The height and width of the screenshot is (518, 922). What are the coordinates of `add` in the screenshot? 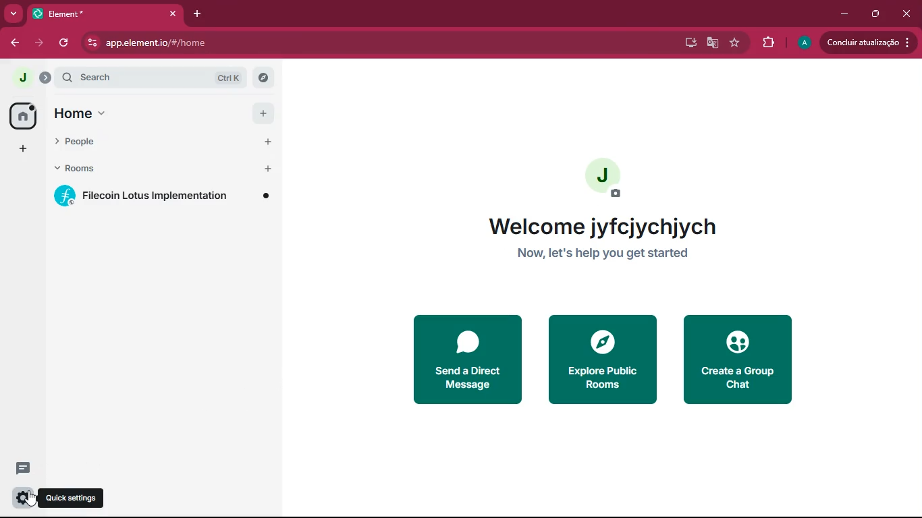 It's located at (259, 170).